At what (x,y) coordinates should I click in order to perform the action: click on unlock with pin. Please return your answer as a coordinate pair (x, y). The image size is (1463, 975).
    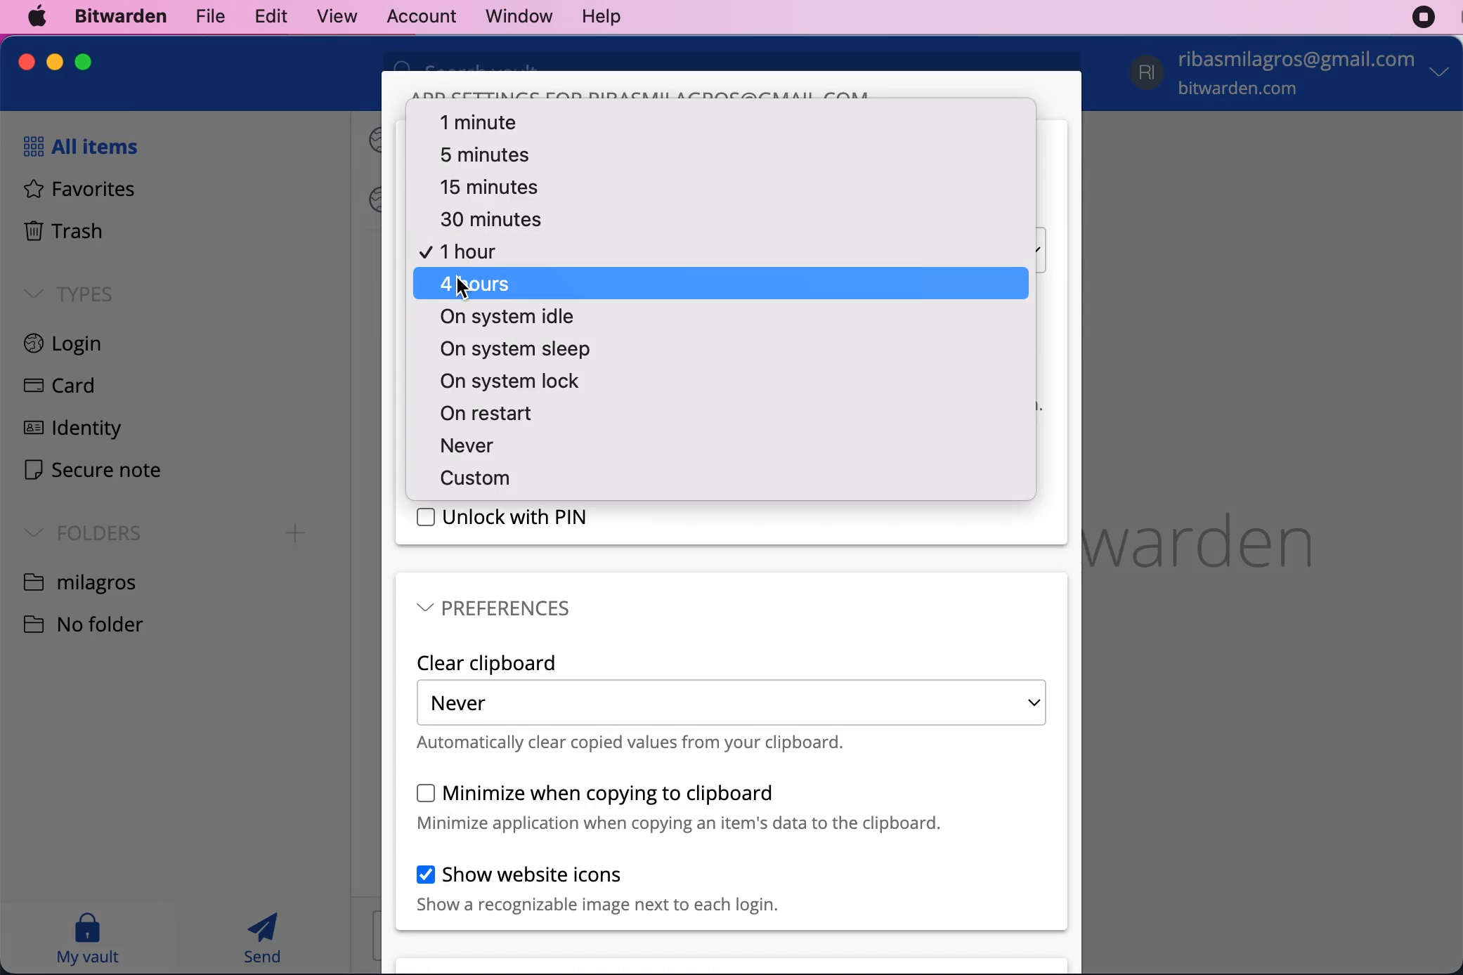
    Looking at the image, I should click on (505, 518).